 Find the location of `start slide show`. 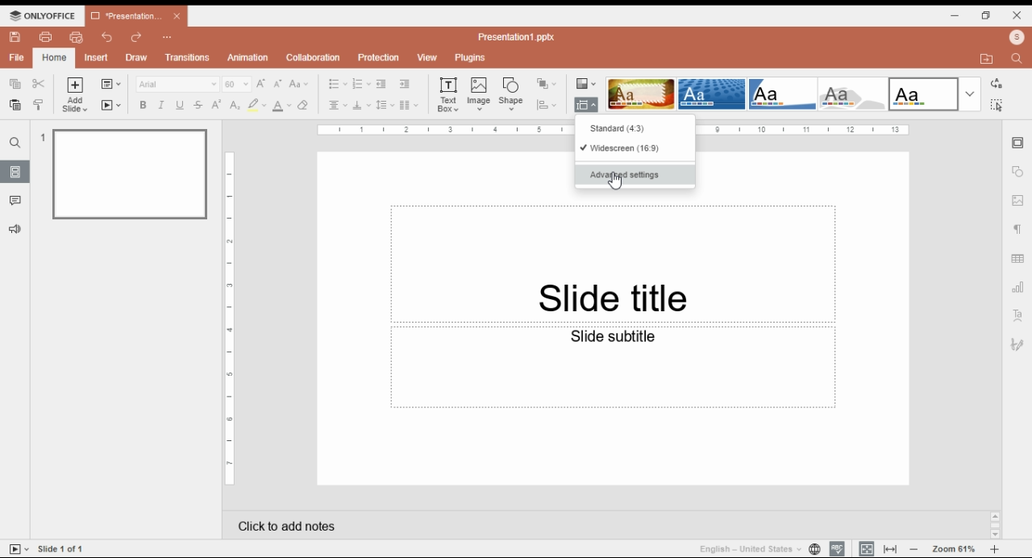

start slide show is located at coordinates (19, 549).